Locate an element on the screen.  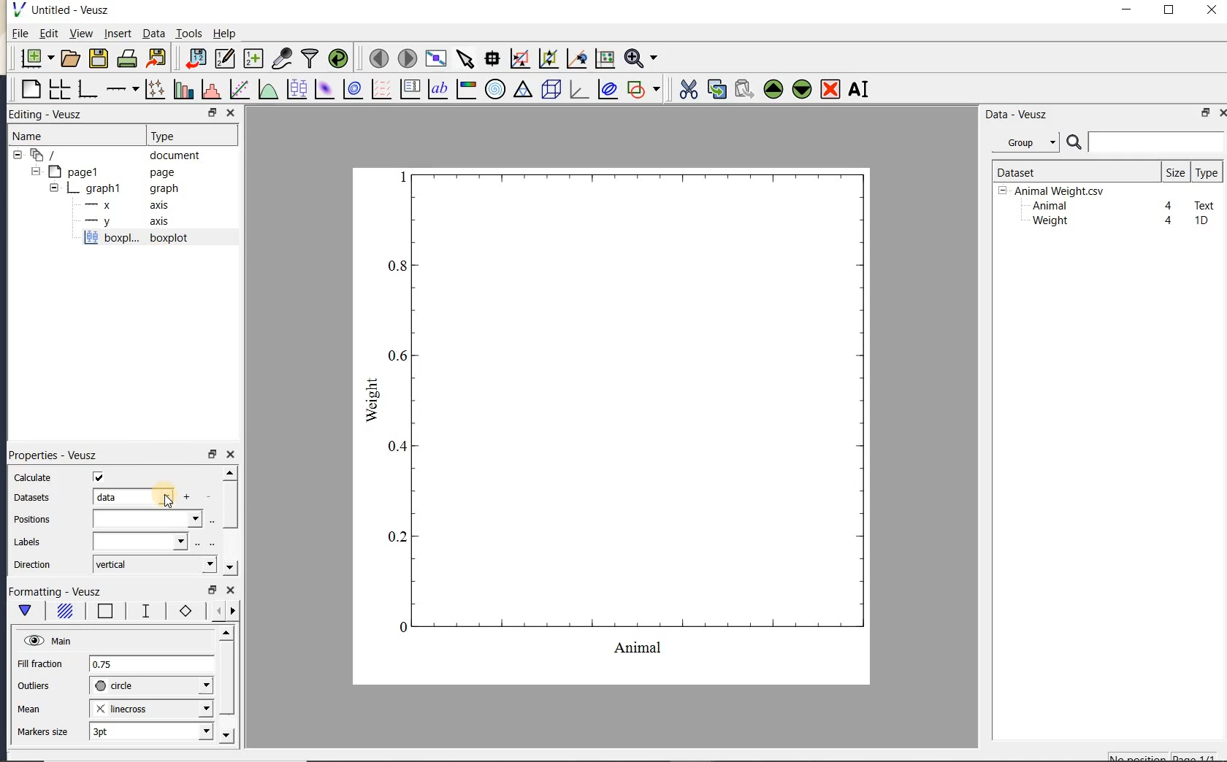
direction is located at coordinates (34, 564).